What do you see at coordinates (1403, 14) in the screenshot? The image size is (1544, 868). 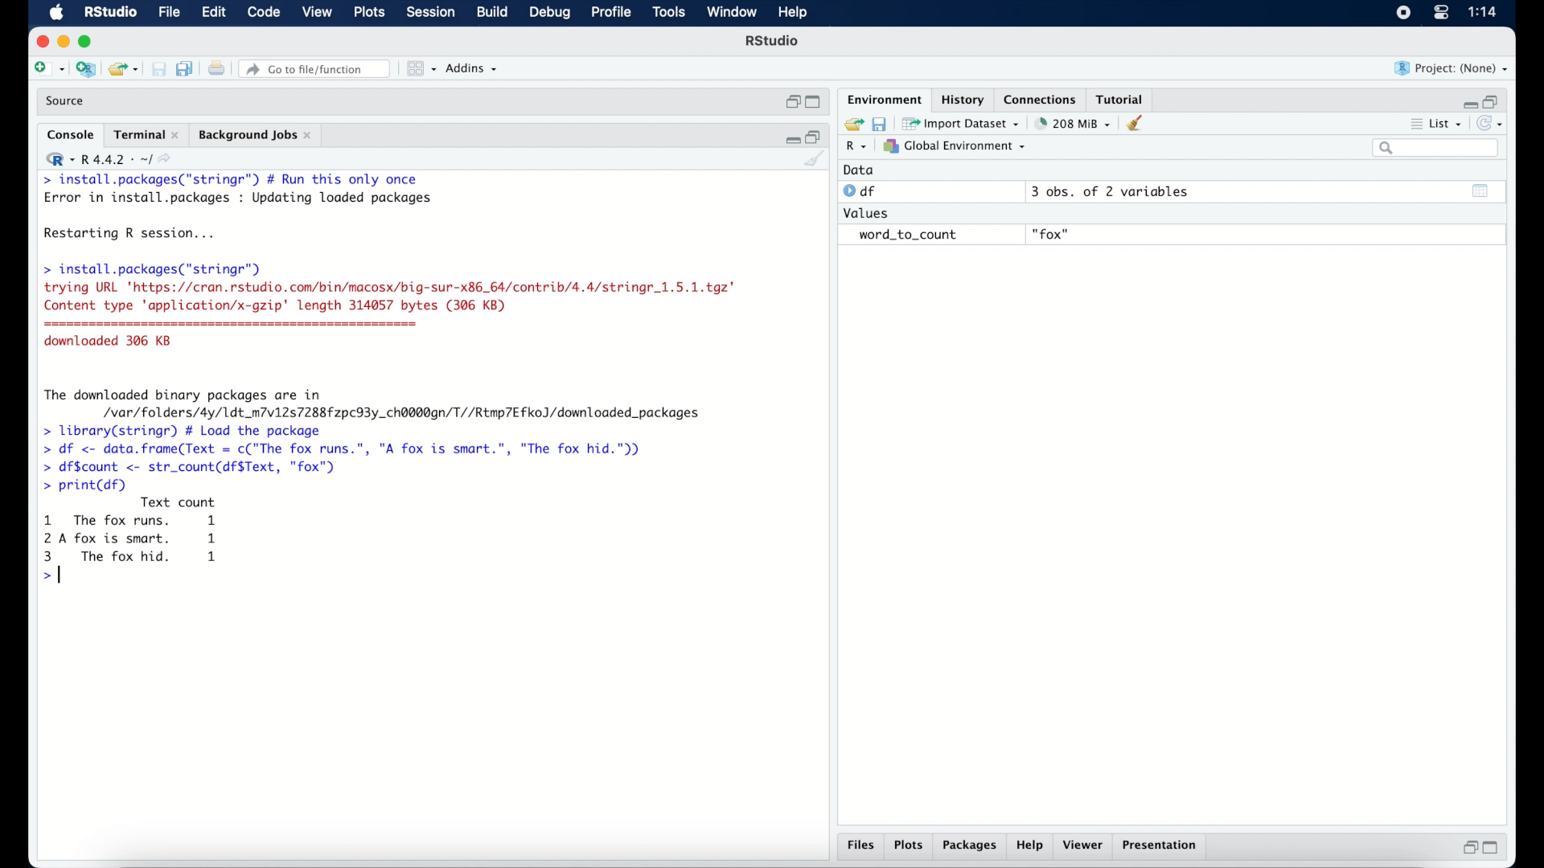 I see `screen recorder` at bounding box center [1403, 14].